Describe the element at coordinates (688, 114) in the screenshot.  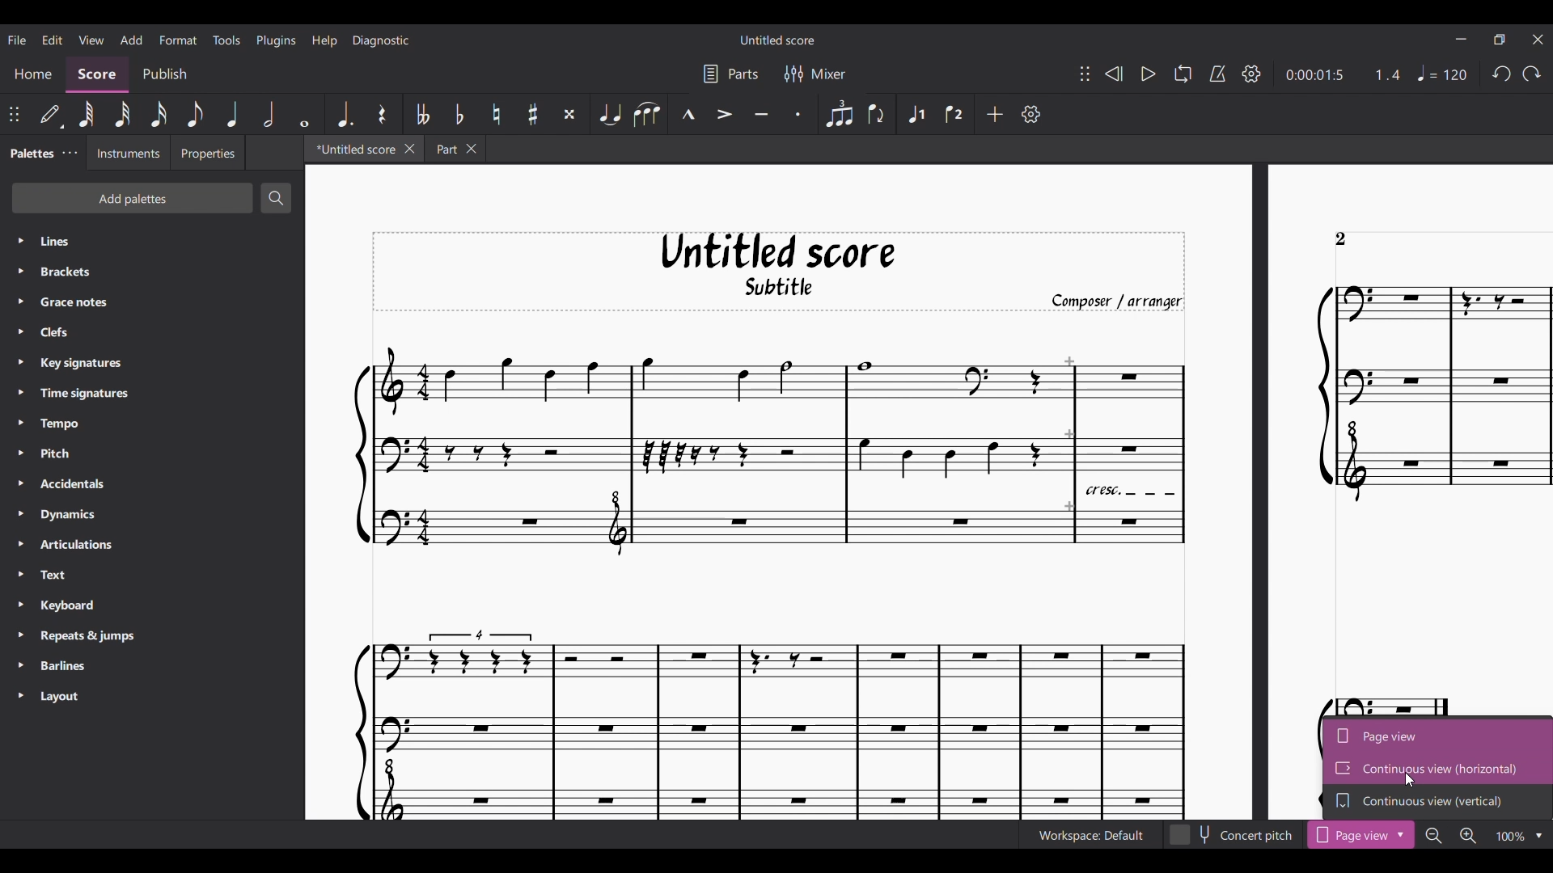
I see `Marcato` at that location.